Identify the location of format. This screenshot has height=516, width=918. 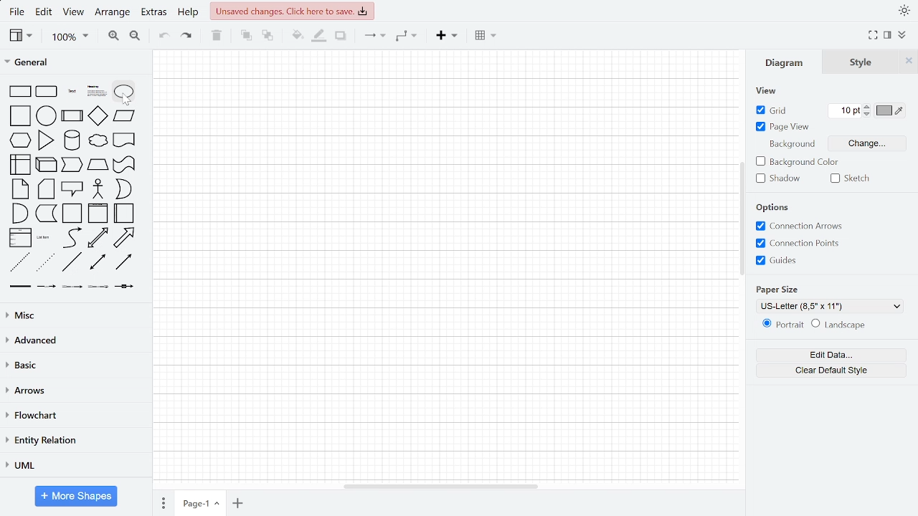
(887, 35).